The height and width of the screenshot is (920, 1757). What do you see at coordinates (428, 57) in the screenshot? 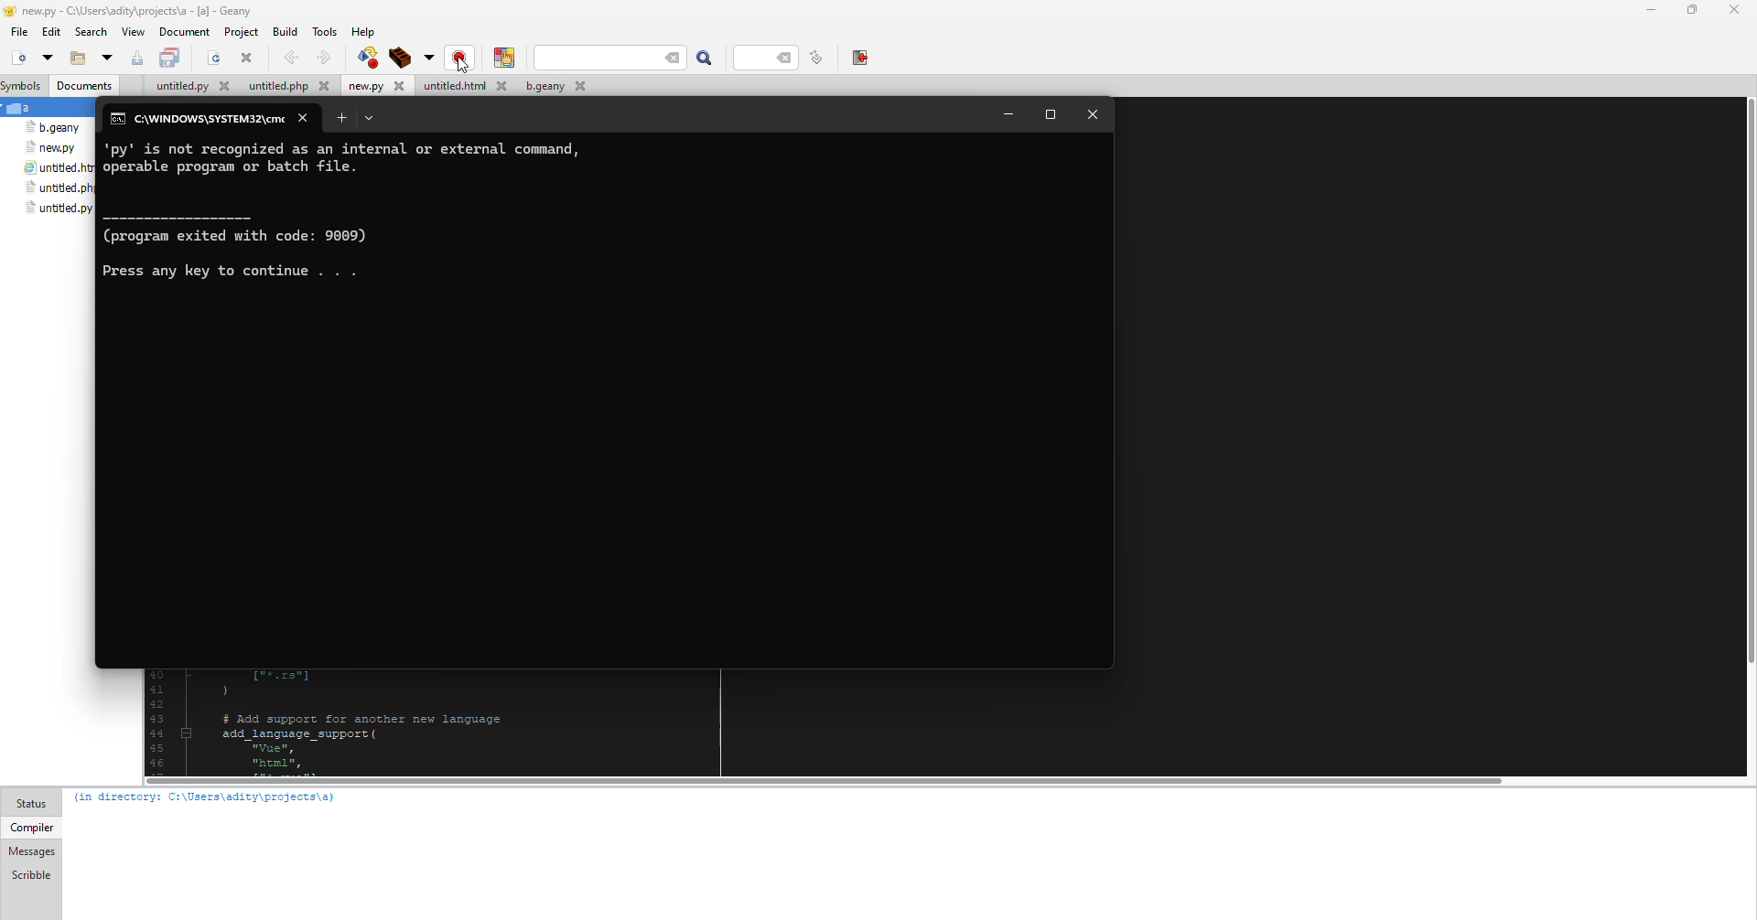
I see `build options` at bounding box center [428, 57].